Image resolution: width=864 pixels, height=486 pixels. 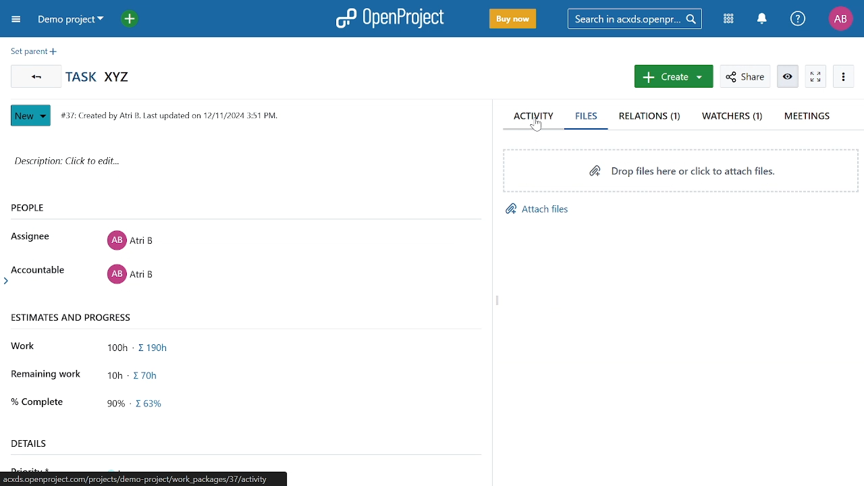 I want to click on location, so click(x=136, y=479).